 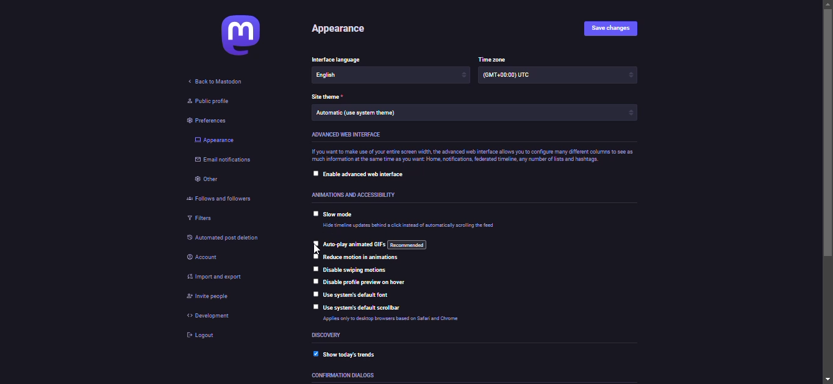 I want to click on cursor, so click(x=314, y=249).